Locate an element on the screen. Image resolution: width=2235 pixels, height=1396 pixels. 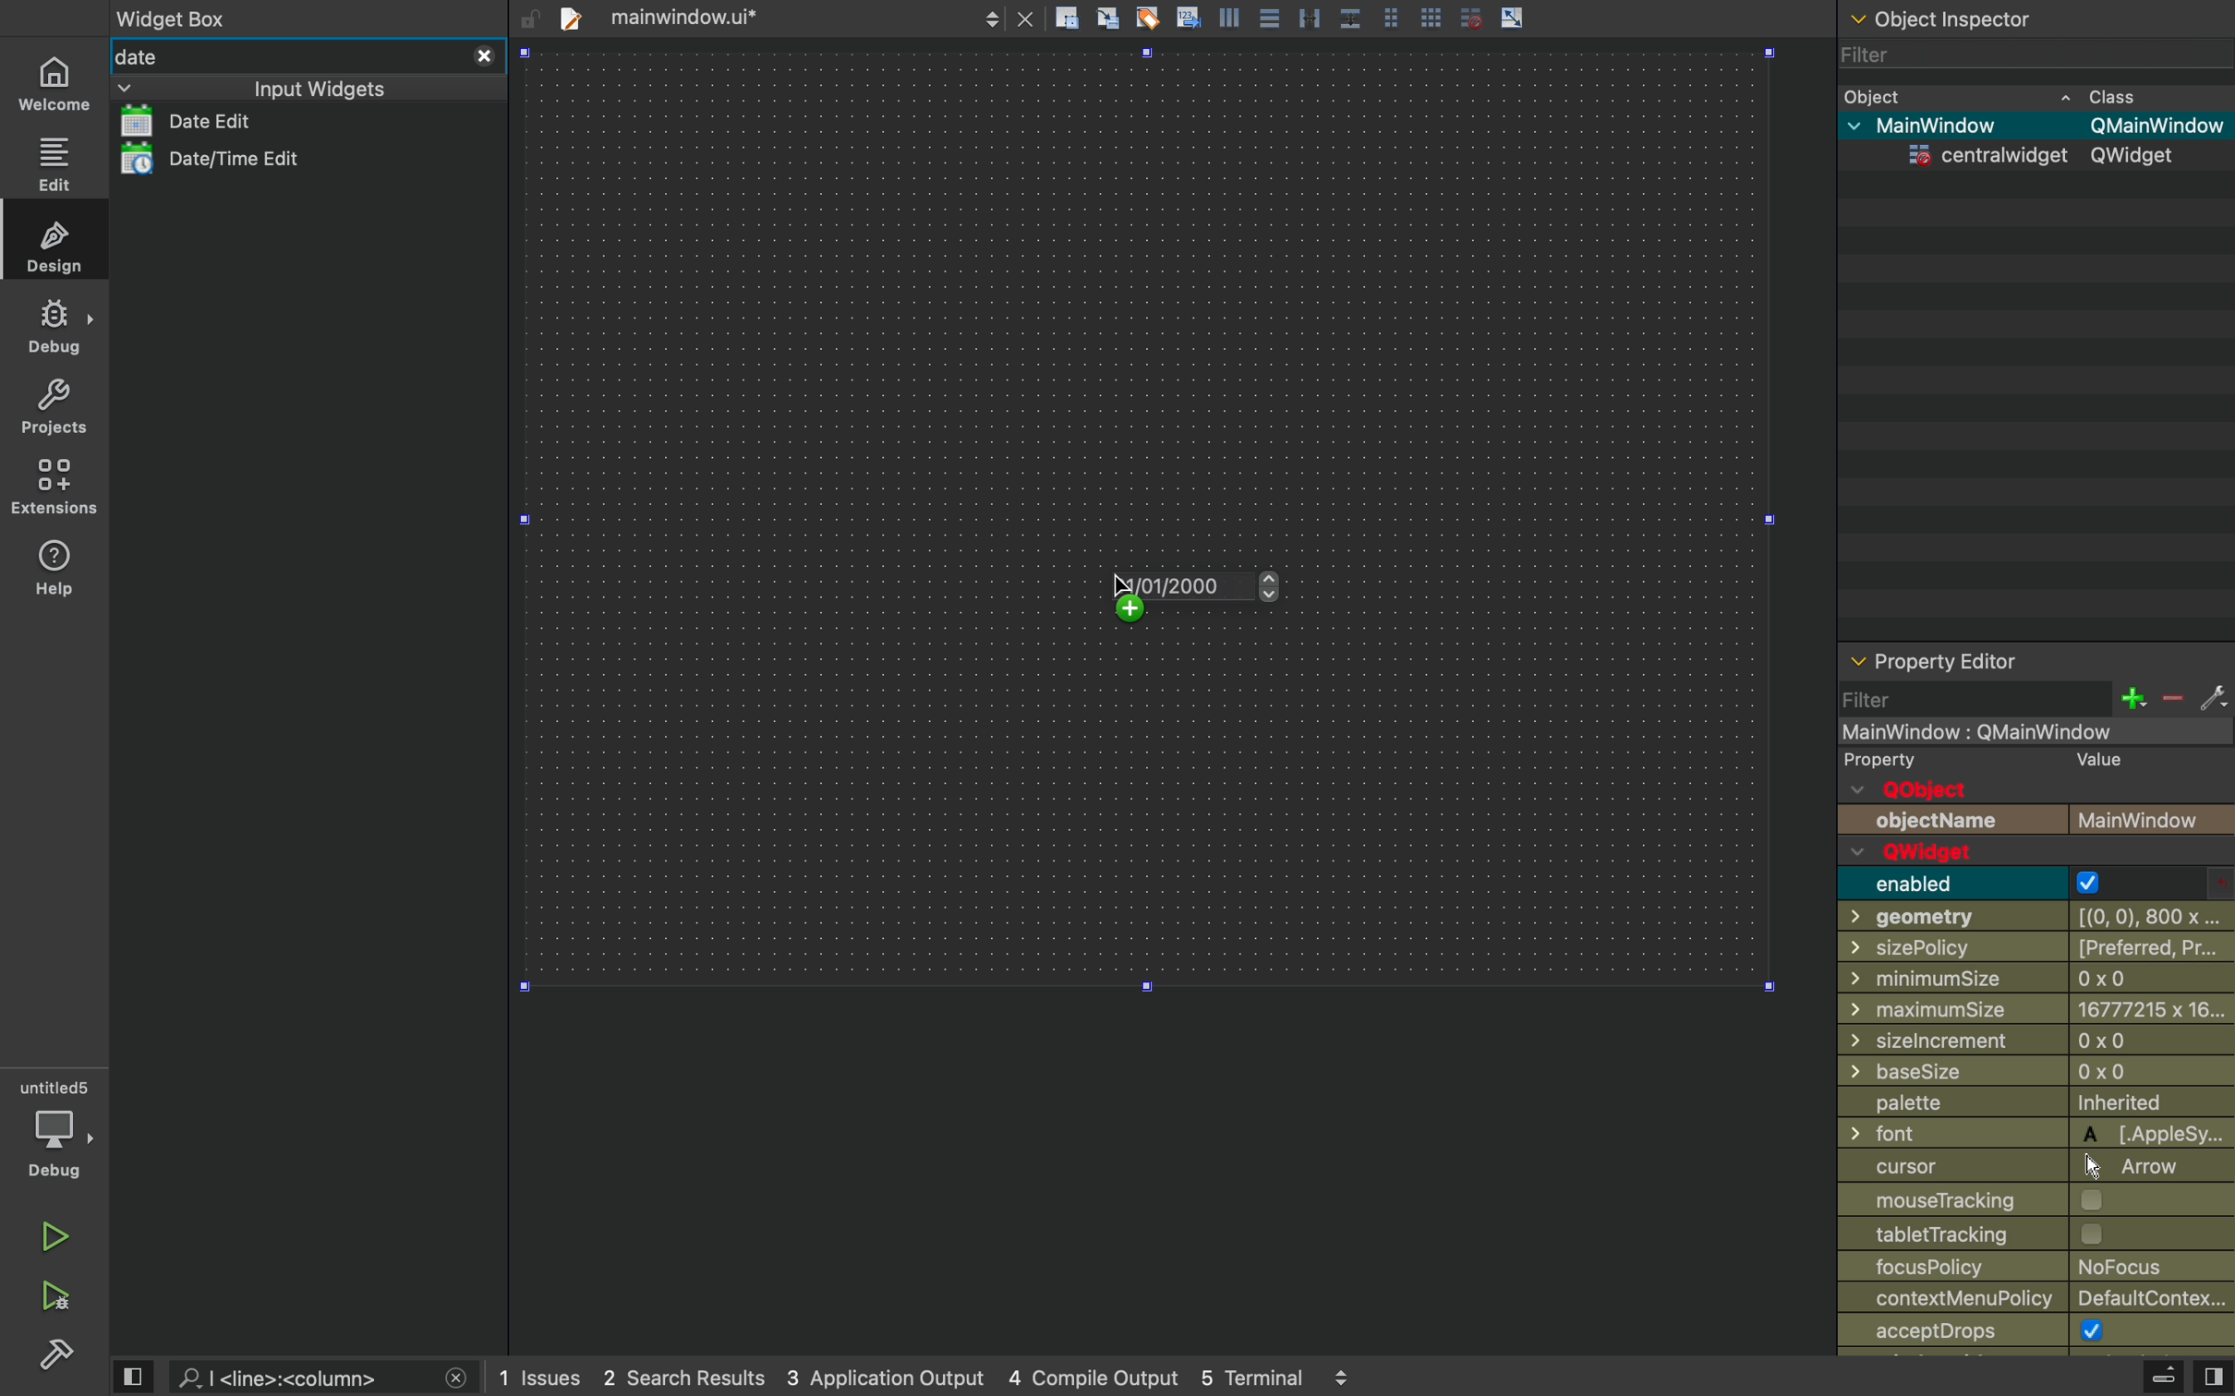
view is located at coordinates (130, 1376).